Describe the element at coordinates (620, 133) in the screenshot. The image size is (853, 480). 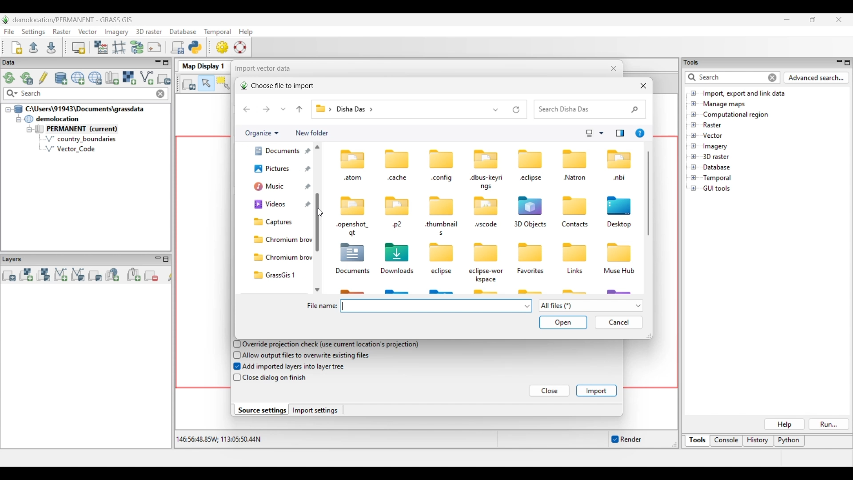
I see `Show the preview pane` at that location.